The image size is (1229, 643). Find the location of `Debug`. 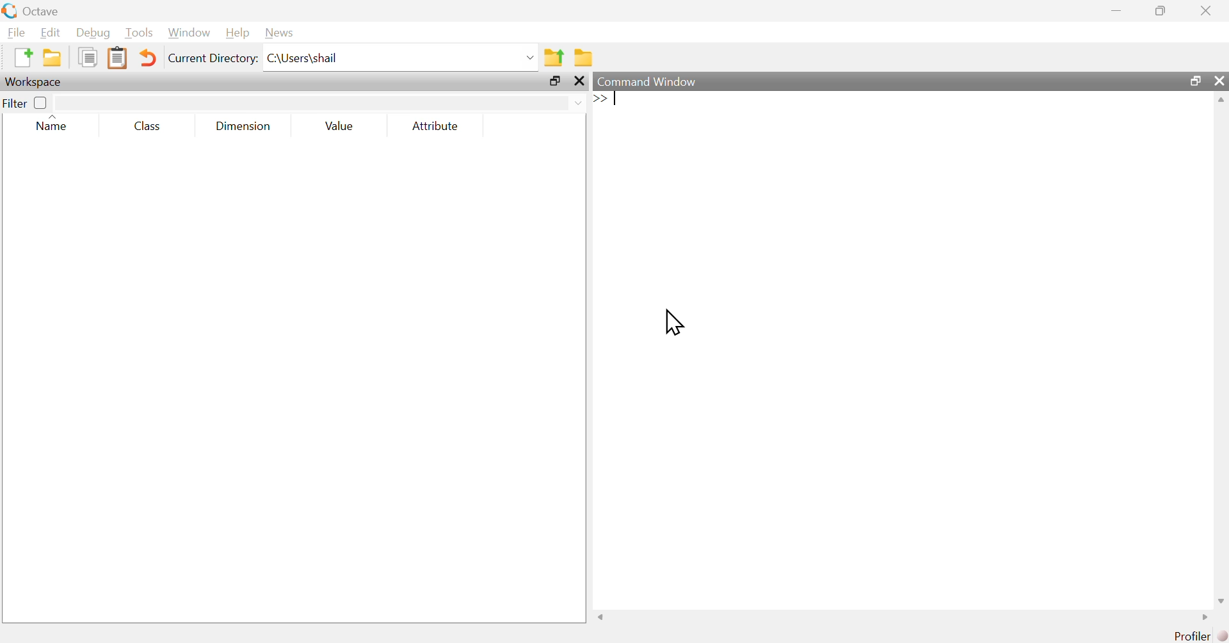

Debug is located at coordinates (92, 33).